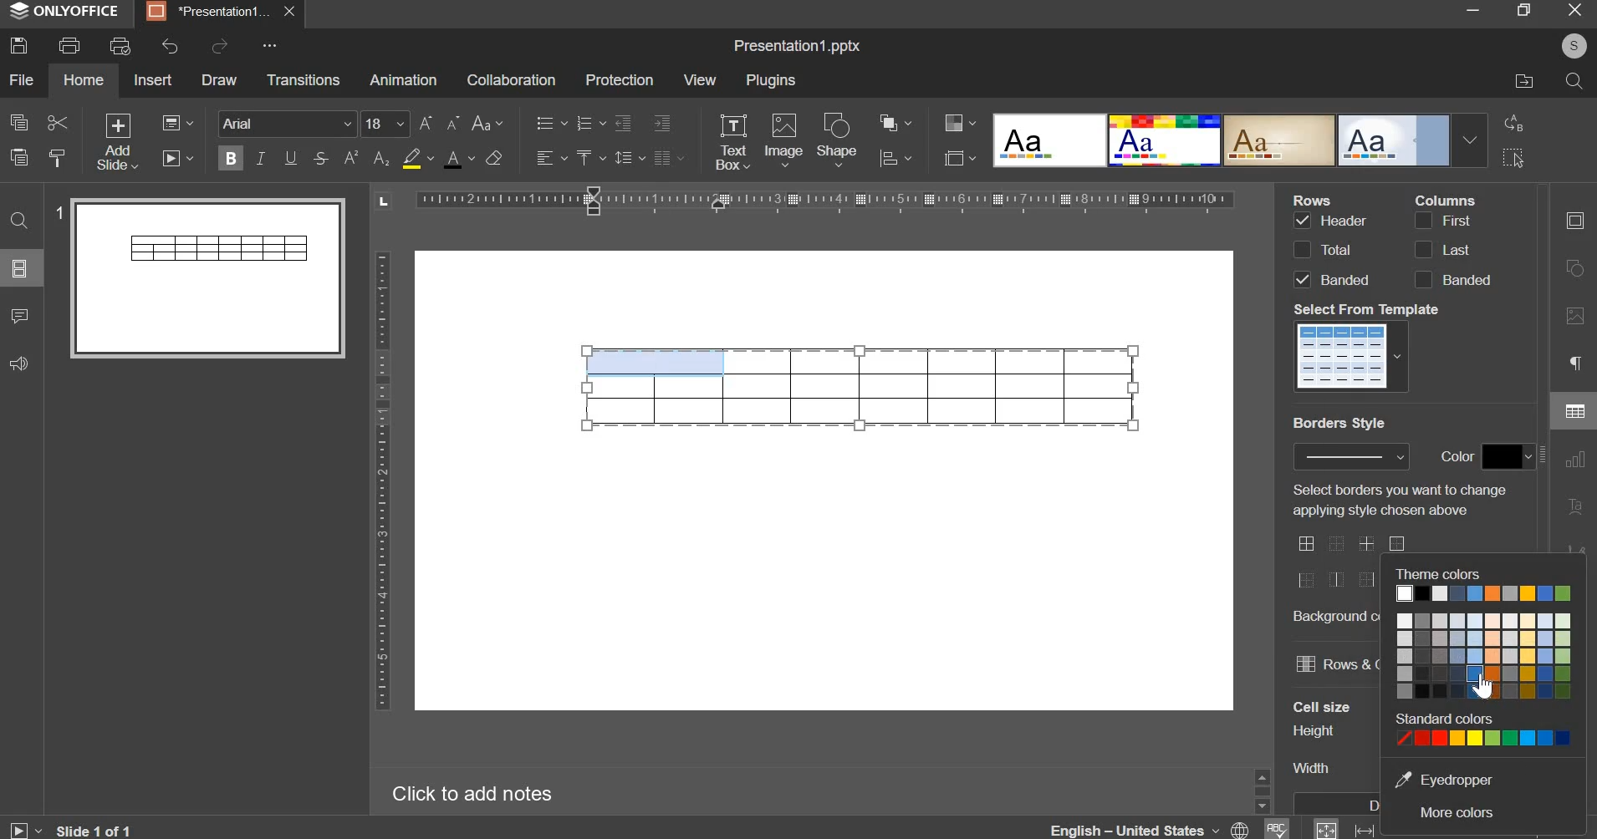  Describe the element at coordinates (176, 123) in the screenshot. I see `change layout` at that location.